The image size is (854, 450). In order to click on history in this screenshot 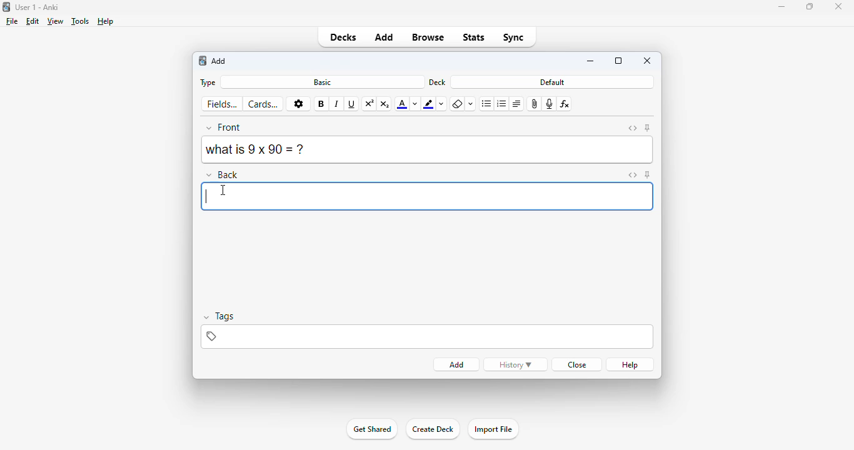, I will do `click(515, 364)`.